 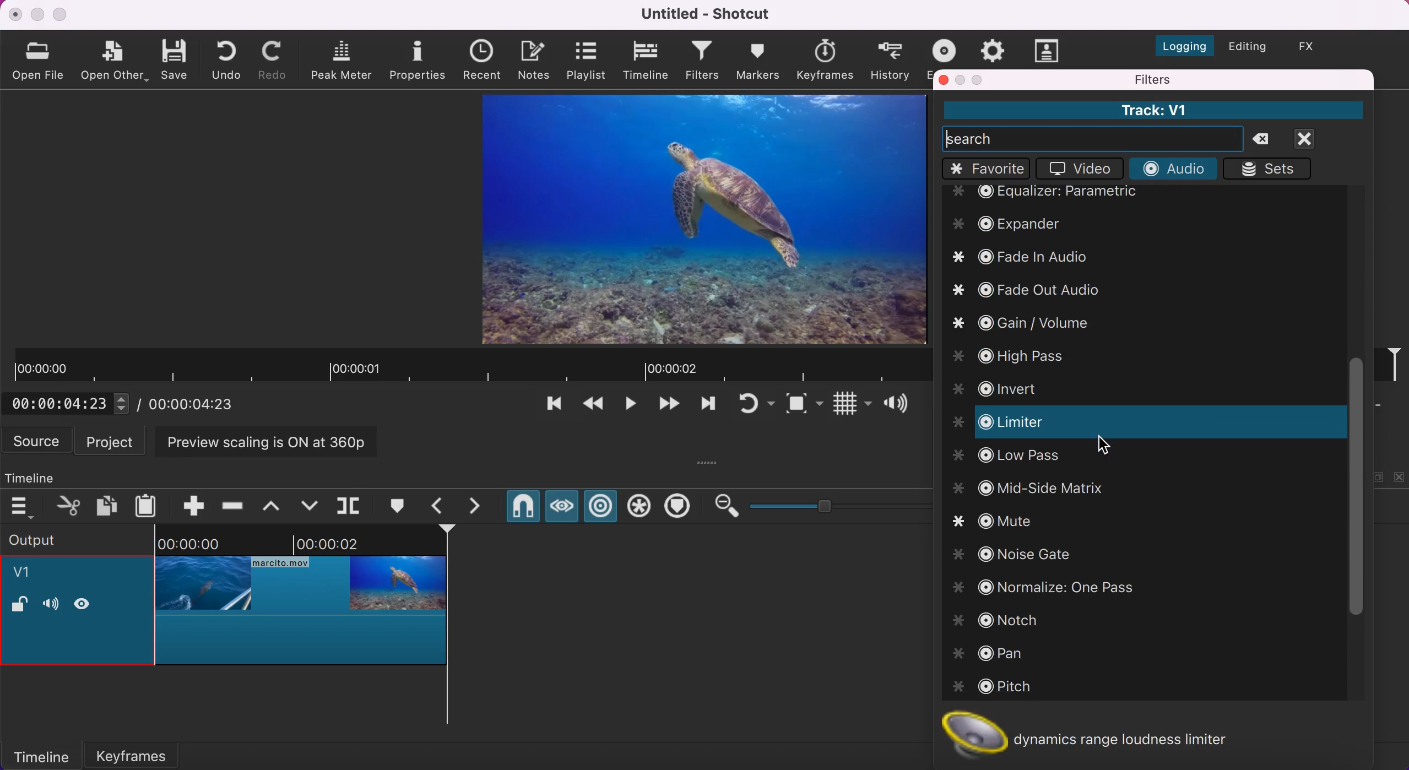 What do you see at coordinates (301, 603) in the screenshot?
I see `cropped clip` at bounding box center [301, 603].